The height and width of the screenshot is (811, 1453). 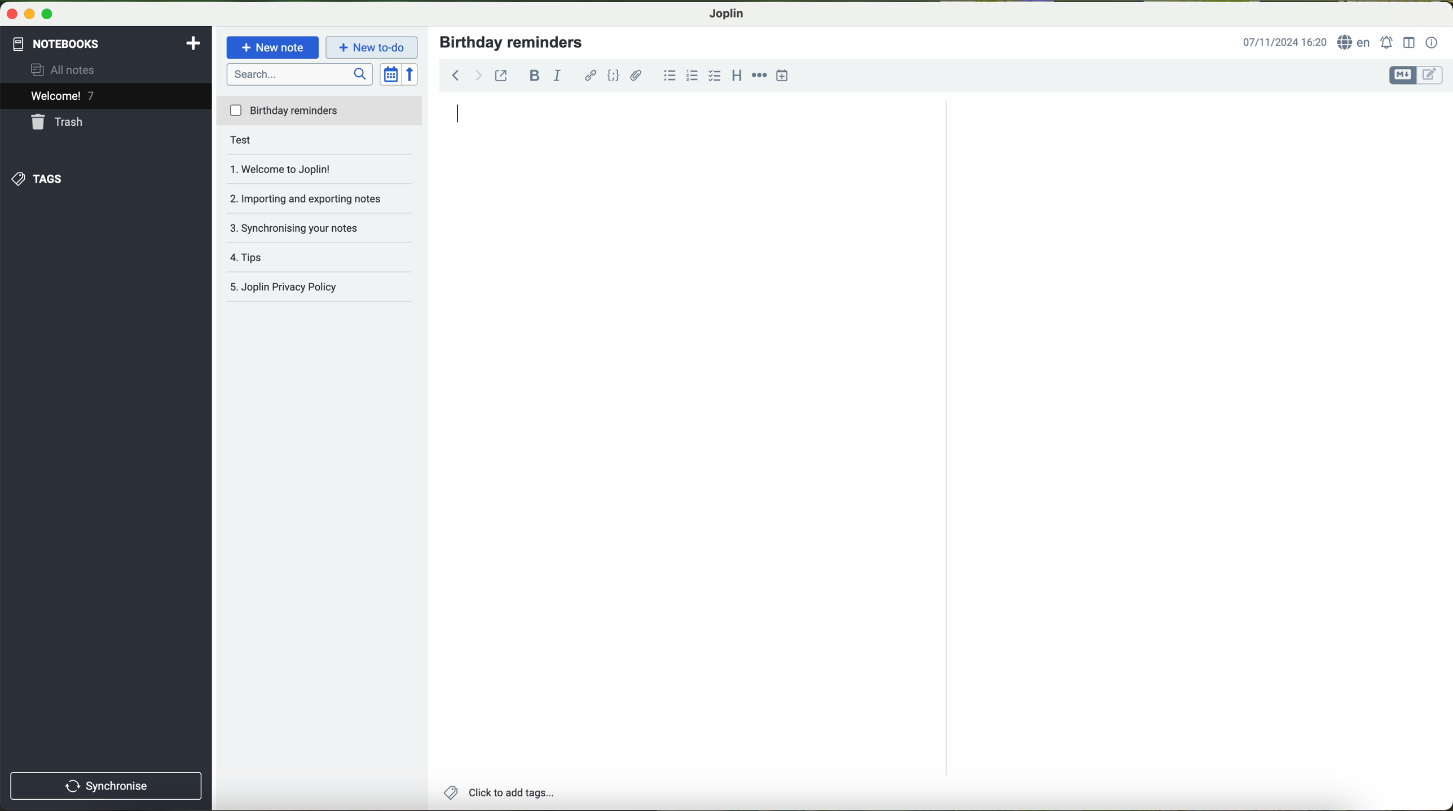 I want to click on attach file, so click(x=636, y=76).